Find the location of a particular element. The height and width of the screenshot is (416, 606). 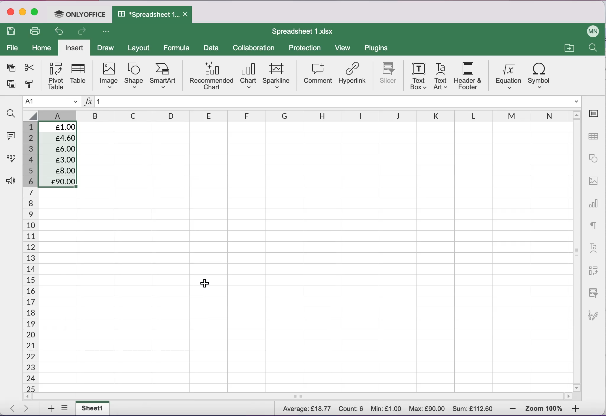

text is located at coordinates (595, 227).